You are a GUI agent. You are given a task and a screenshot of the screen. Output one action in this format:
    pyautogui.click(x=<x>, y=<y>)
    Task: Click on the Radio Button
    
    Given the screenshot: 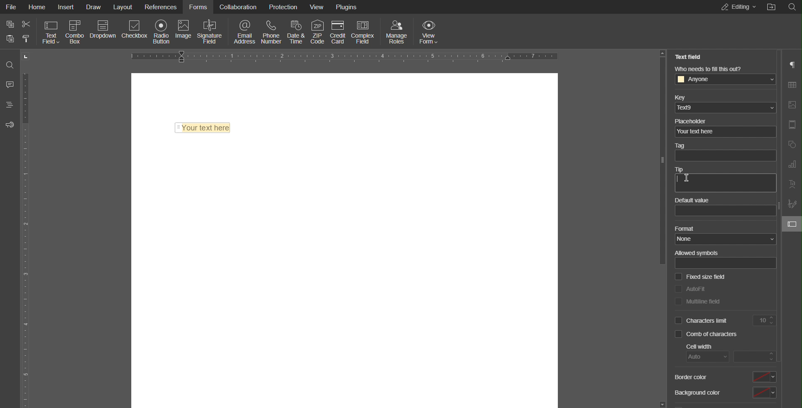 What is the action you would take?
    pyautogui.click(x=162, y=31)
    